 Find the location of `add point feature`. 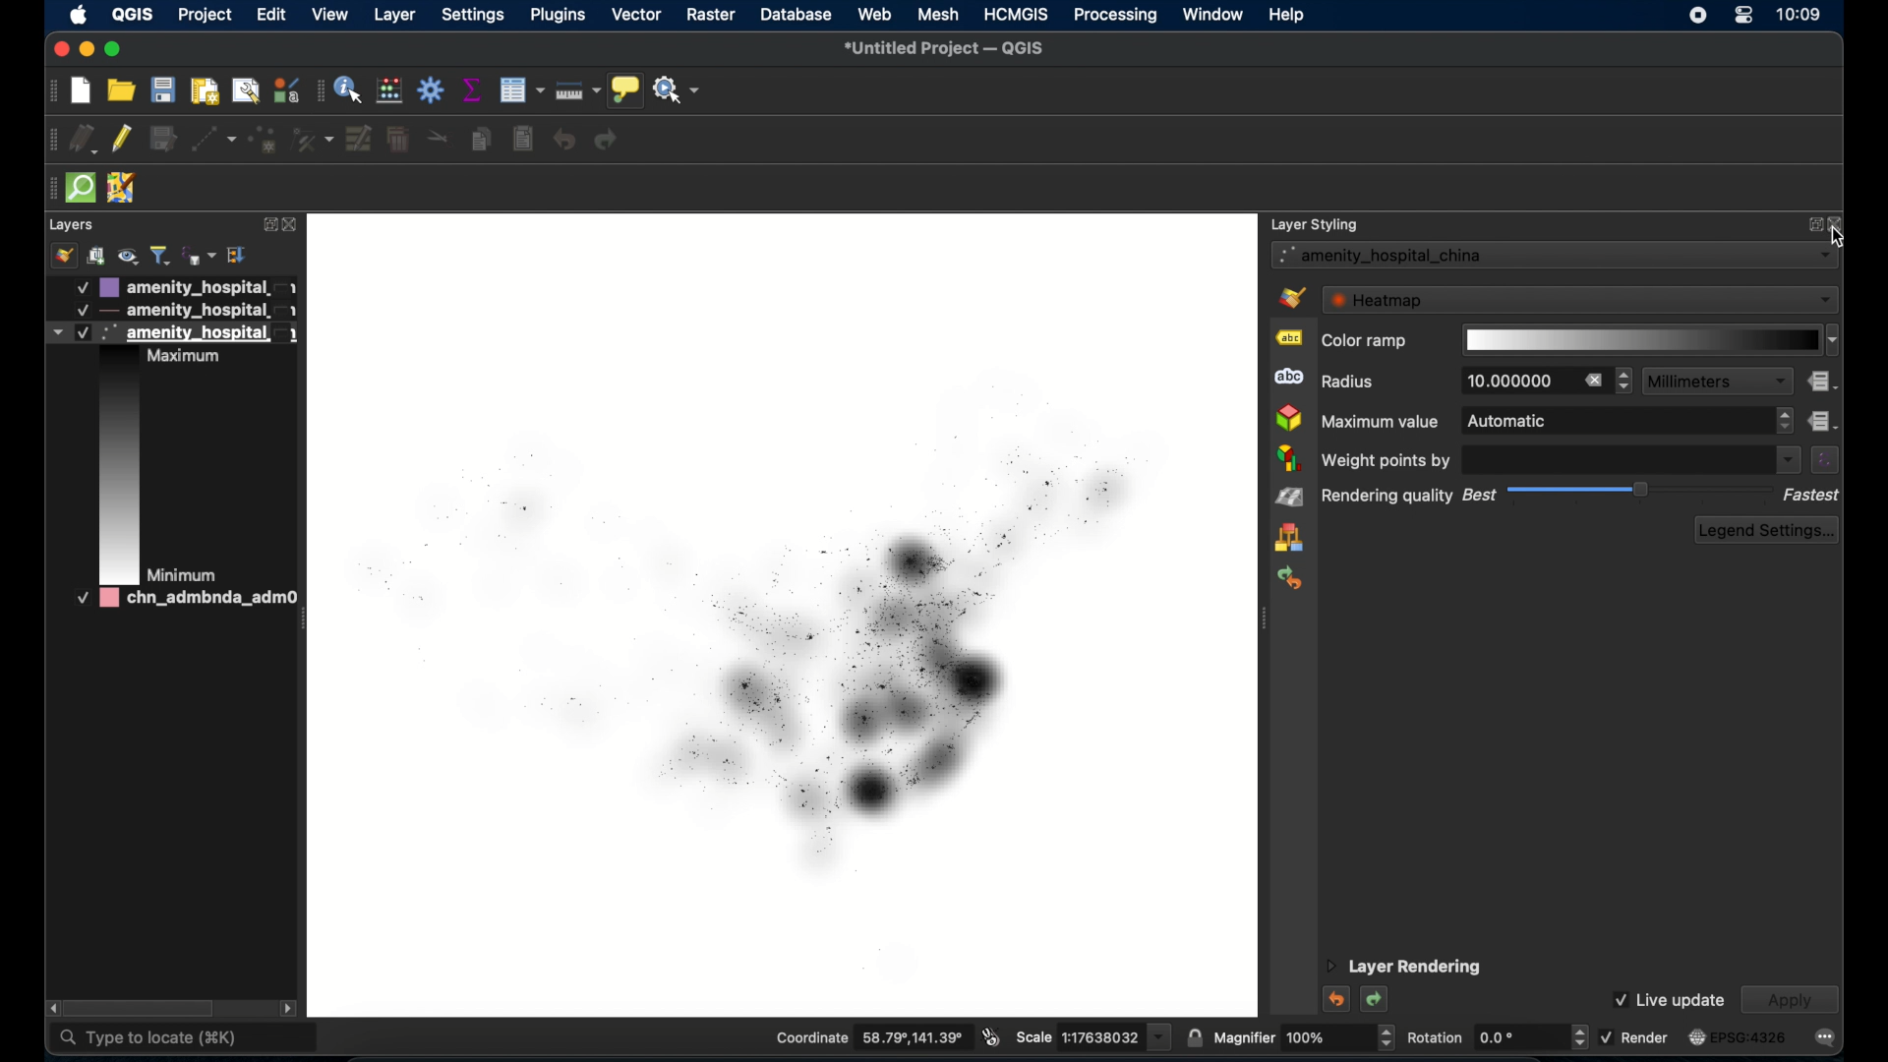

add point feature is located at coordinates (265, 141).